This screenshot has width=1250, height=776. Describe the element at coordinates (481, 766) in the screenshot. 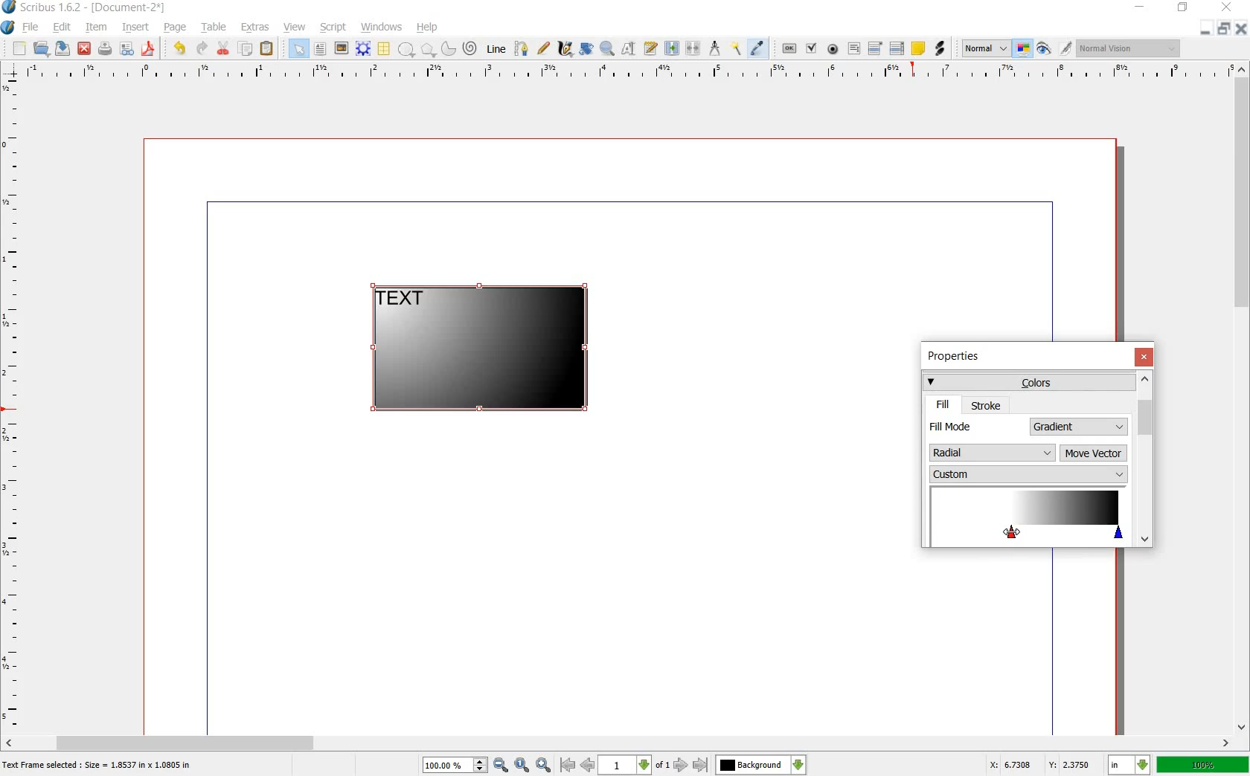

I see `Increase or decrease zoom value` at that location.